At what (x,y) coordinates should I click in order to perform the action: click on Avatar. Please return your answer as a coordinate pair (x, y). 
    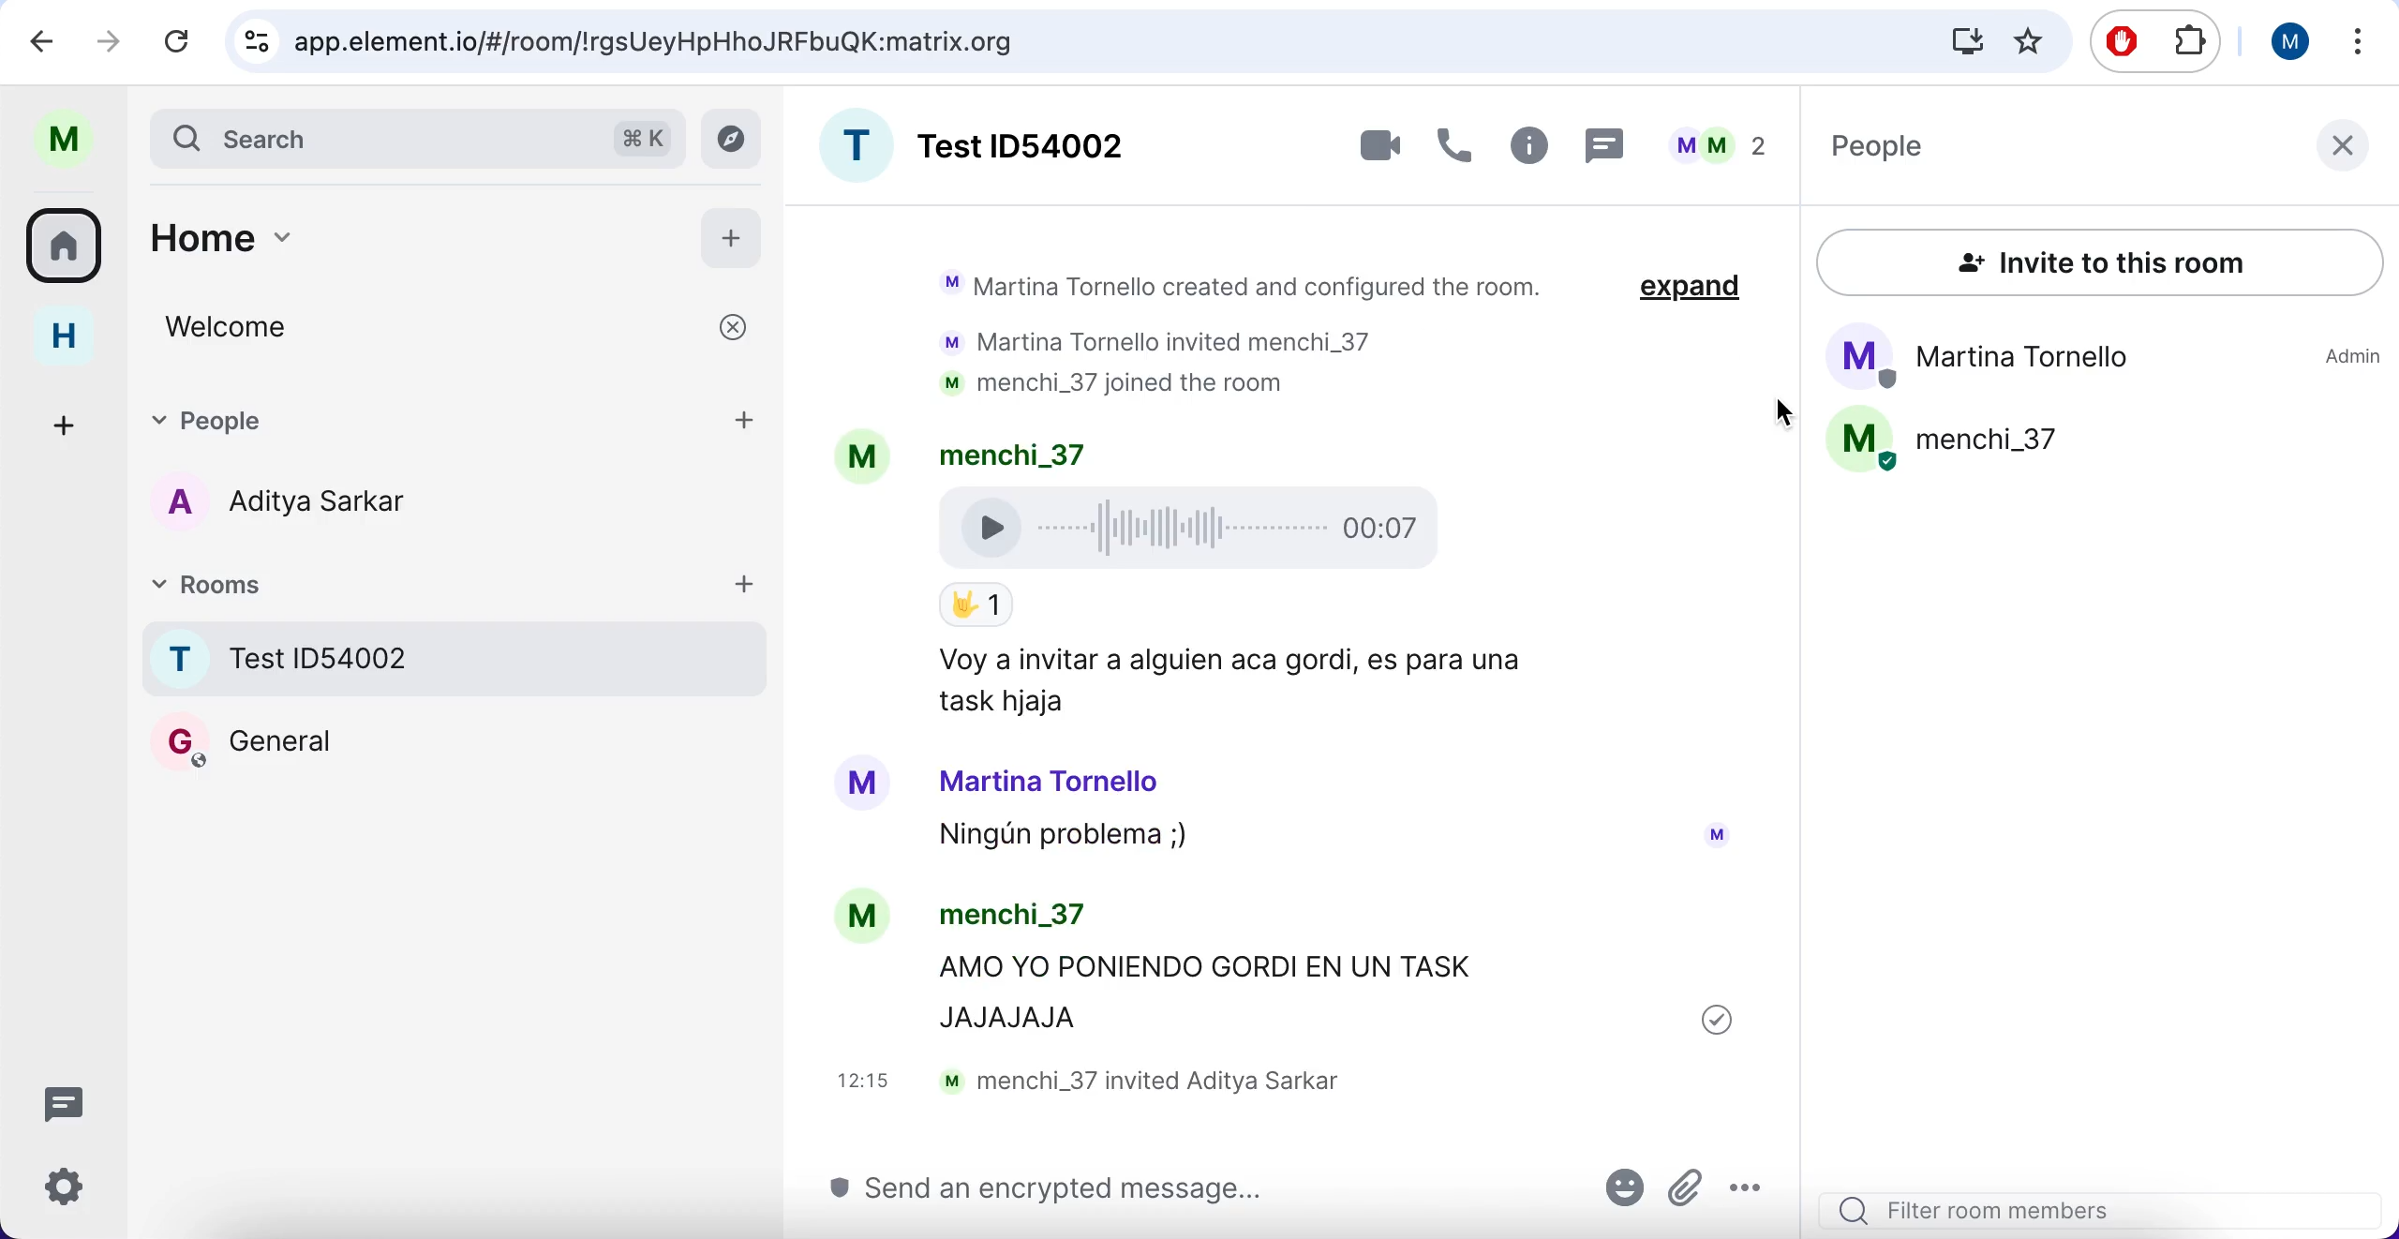
    Looking at the image, I should click on (866, 460).